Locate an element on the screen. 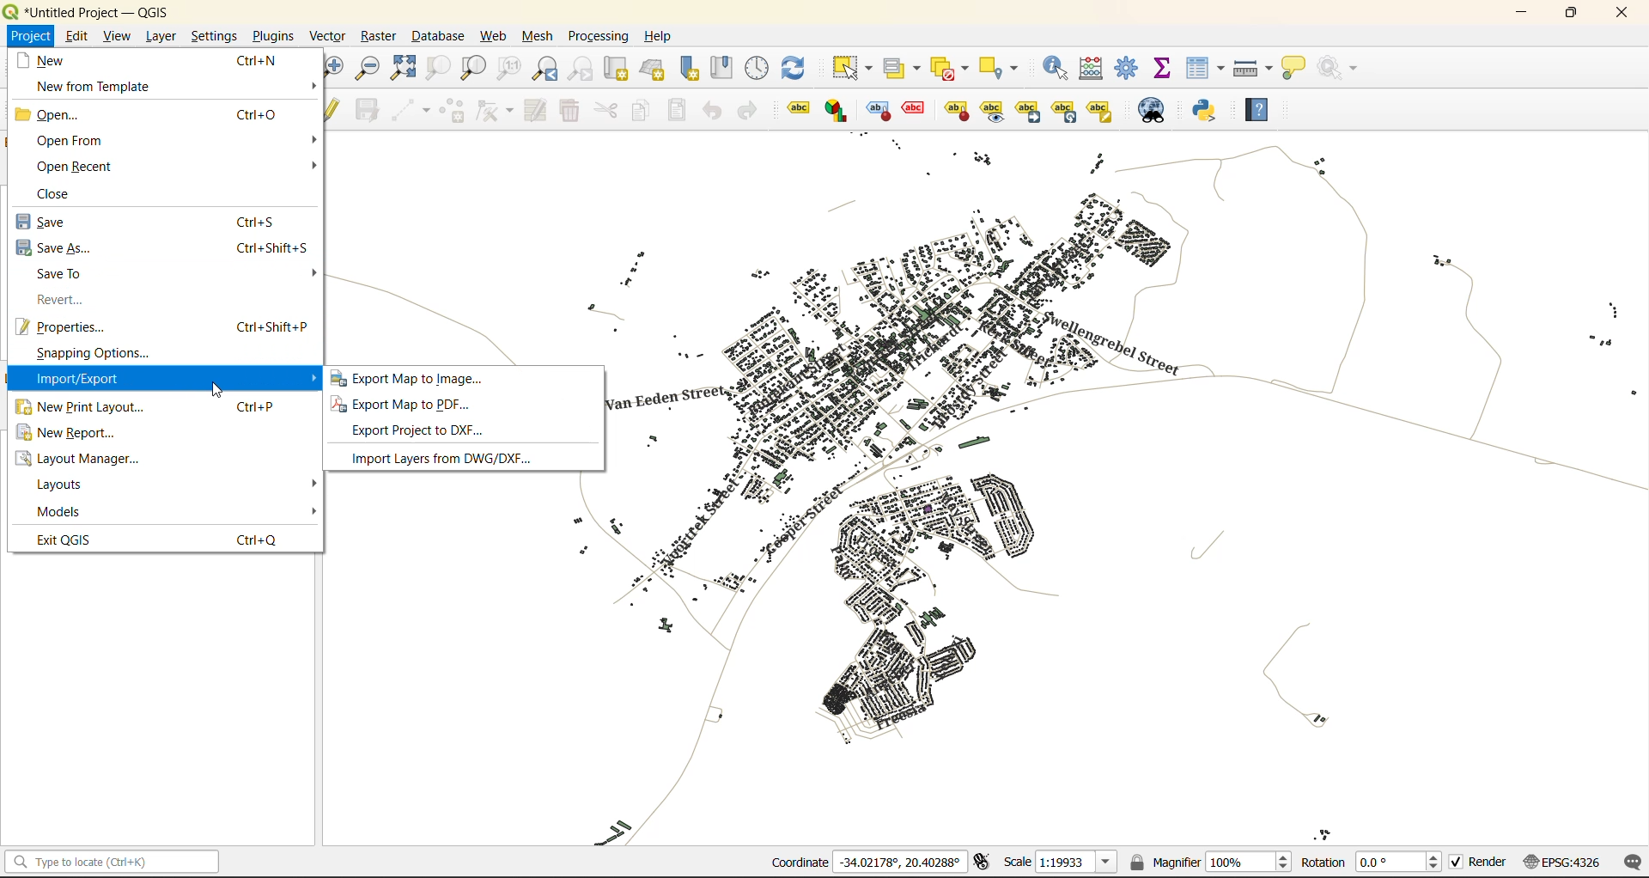 The width and height of the screenshot is (1649, 878). project is located at coordinates (29, 34).